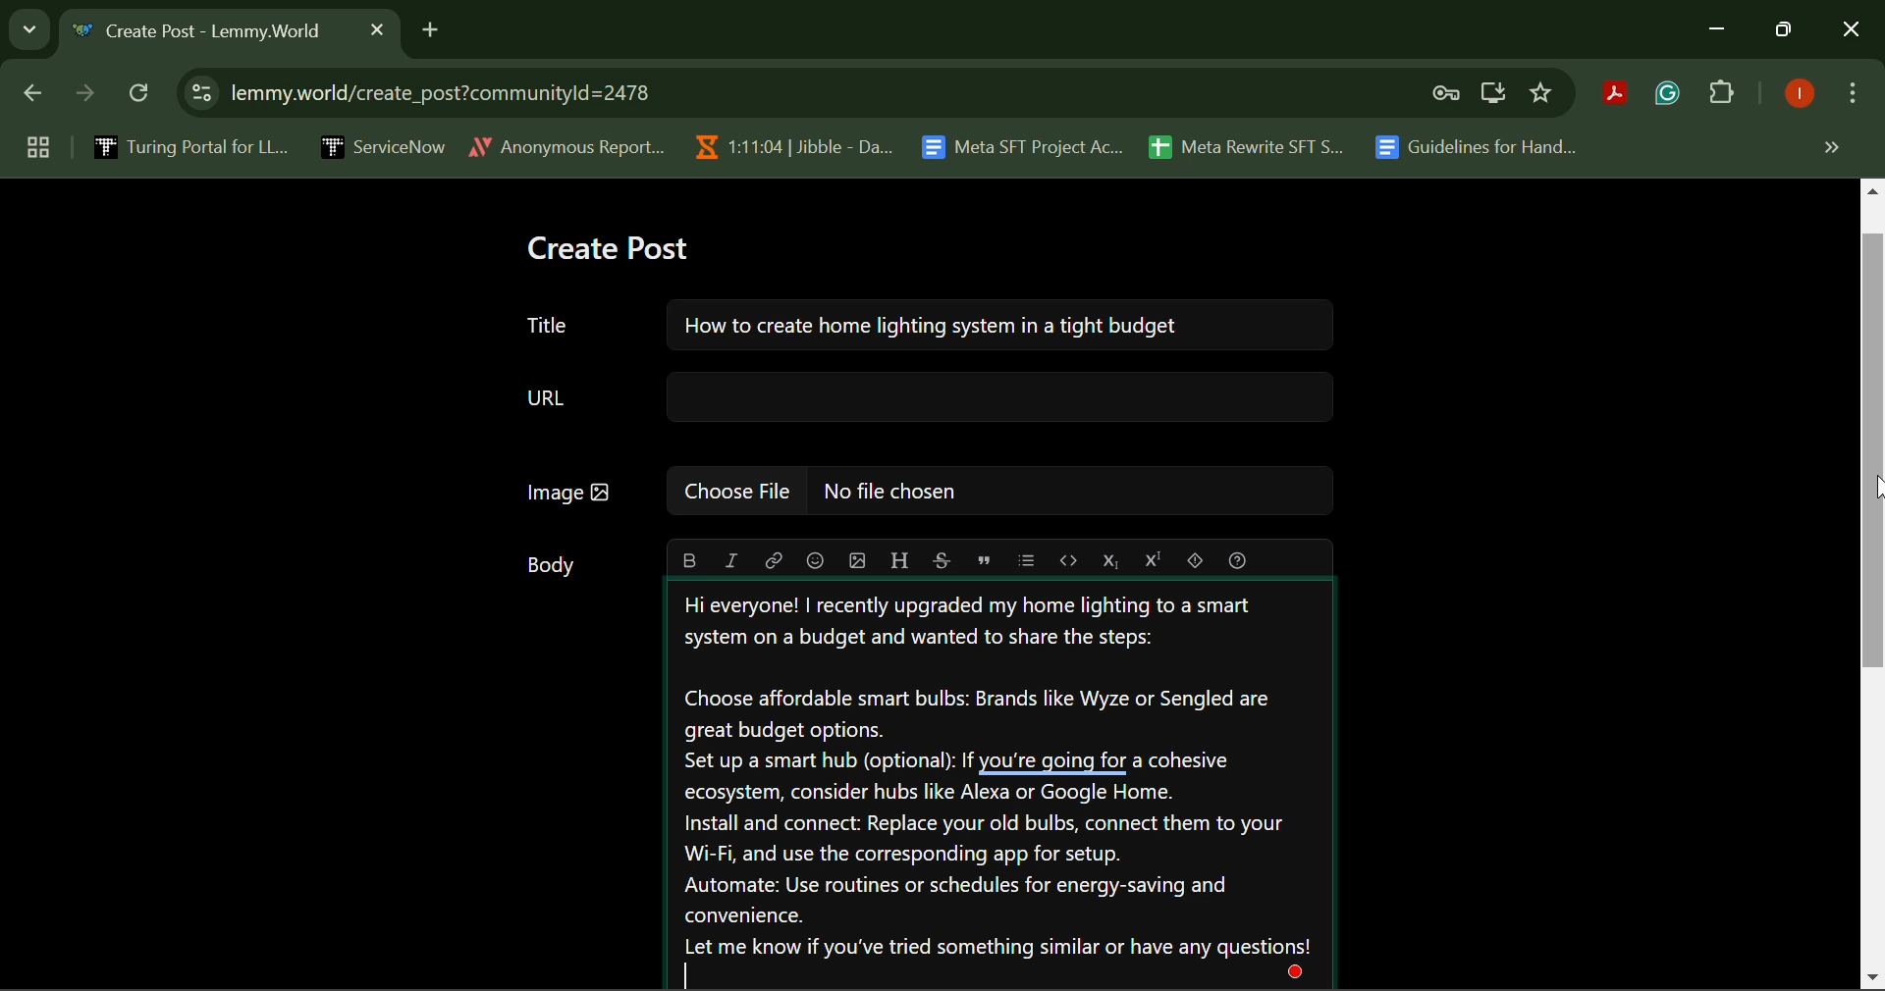 The width and height of the screenshot is (1885, 991). Describe the element at coordinates (1479, 147) in the screenshot. I see `Guidelines for Handling` at that location.